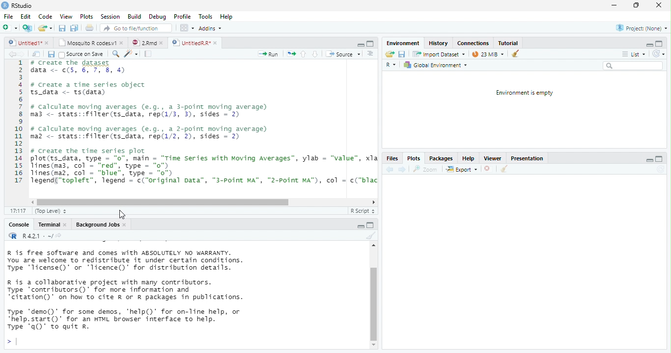  What do you see at coordinates (114, 54) in the screenshot?
I see `search` at bounding box center [114, 54].